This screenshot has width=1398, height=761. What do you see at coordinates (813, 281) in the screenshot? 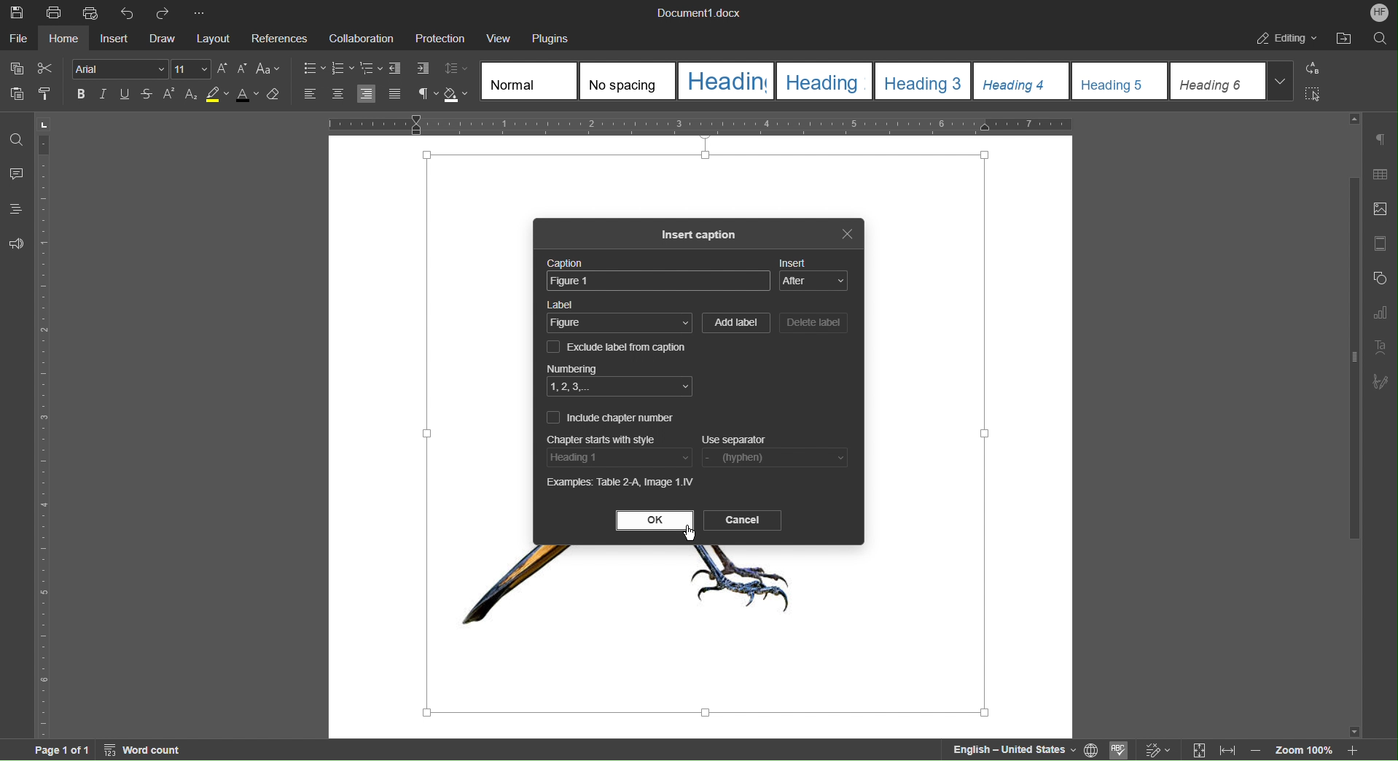
I see `After` at bounding box center [813, 281].